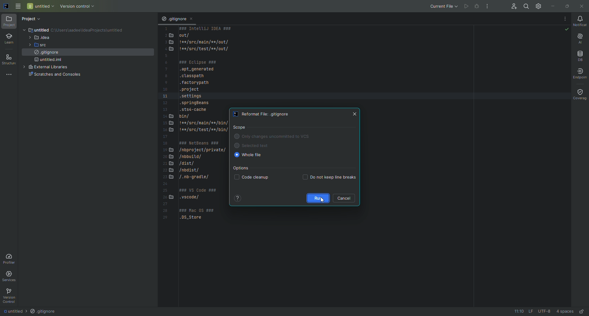 The width and height of the screenshot is (589, 316). I want to click on Services, so click(11, 276).